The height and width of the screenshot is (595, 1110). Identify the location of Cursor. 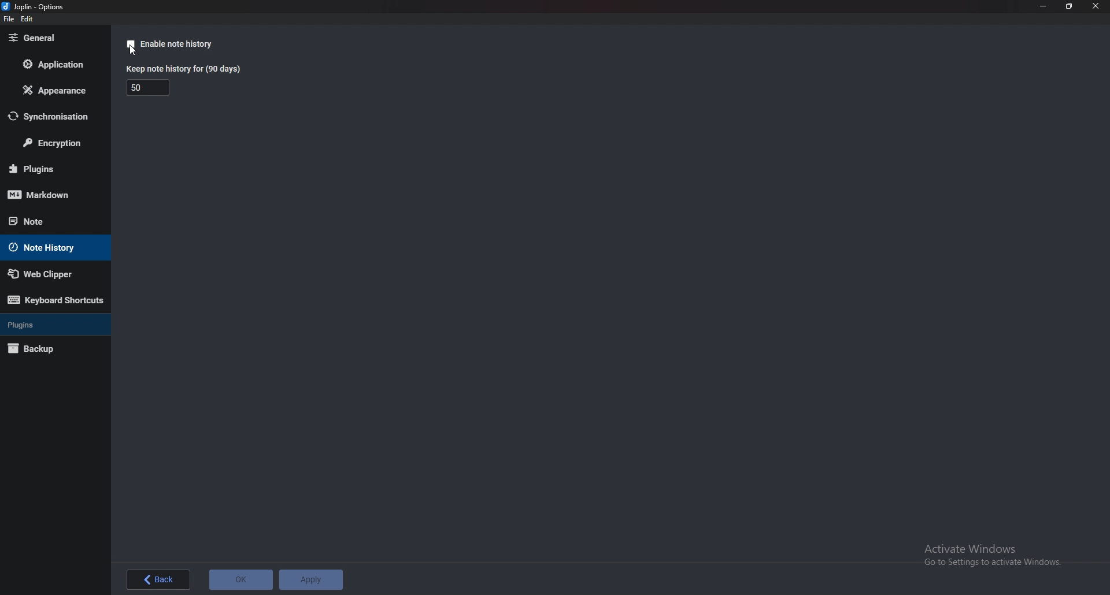
(135, 51).